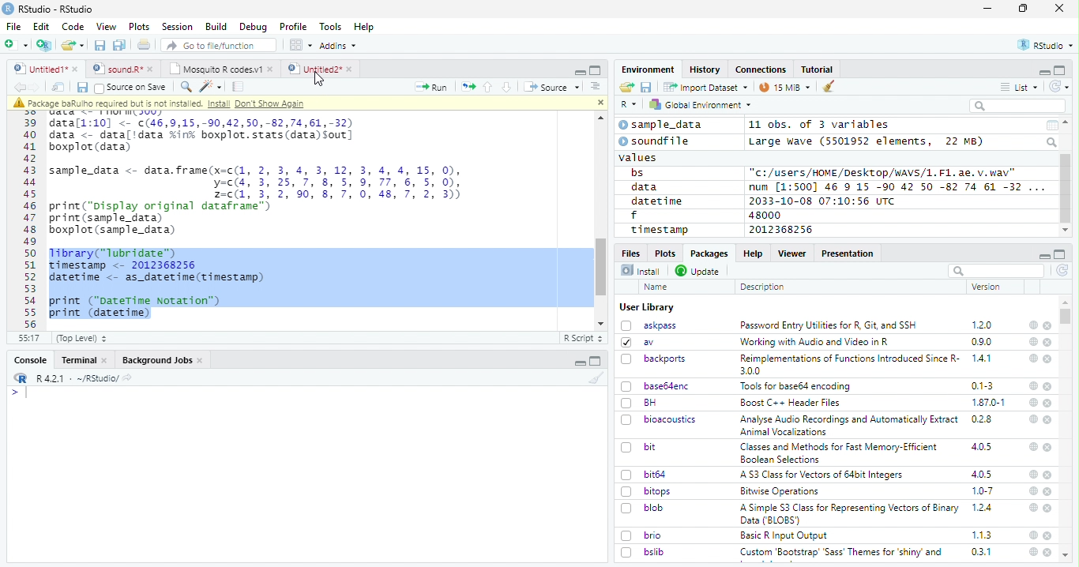  I want to click on minimize, so click(1043, 254).